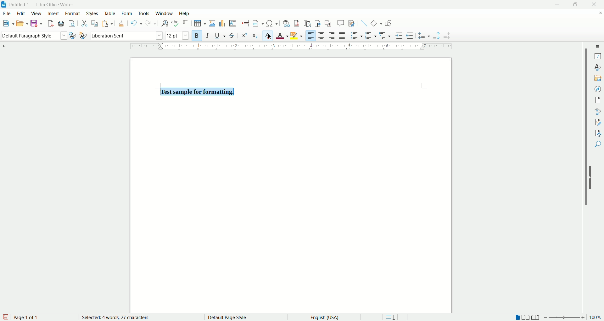 The height and width of the screenshot is (321, 604). What do you see at coordinates (110, 13) in the screenshot?
I see `table` at bounding box center [110, 13].